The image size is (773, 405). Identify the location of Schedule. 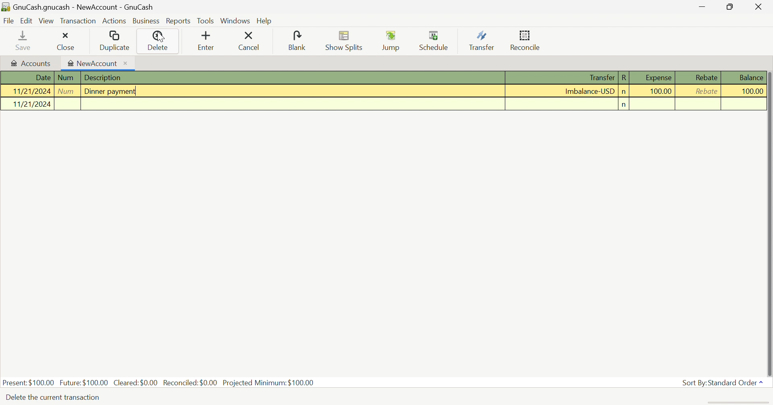
(436, 39).